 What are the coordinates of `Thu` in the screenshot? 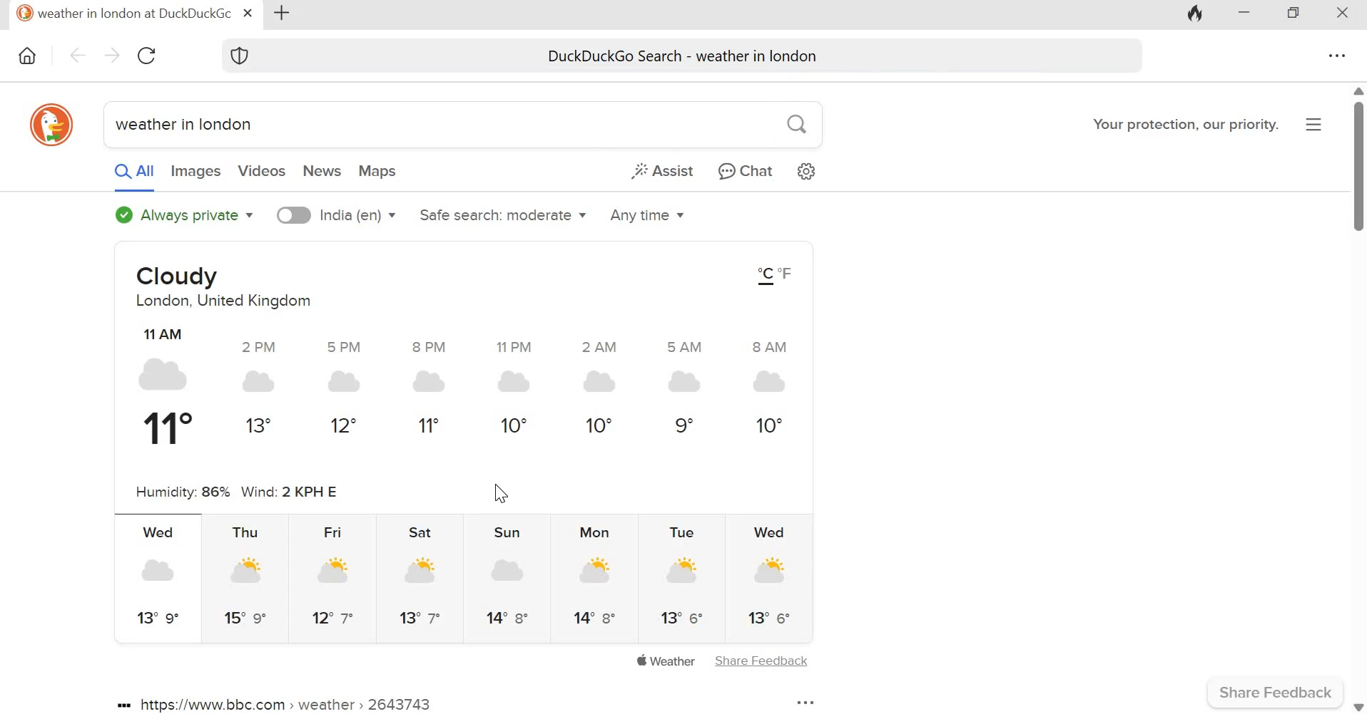 It's located at (245, 532).